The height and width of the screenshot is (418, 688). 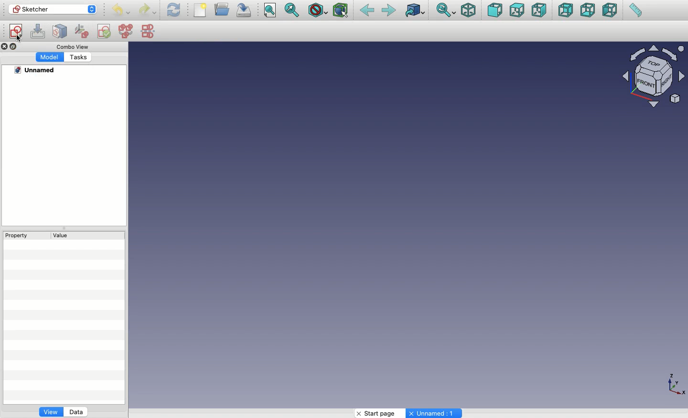 What do you see at coordinates (415, 10) in the screenshot?
I see `Go to linked object` at bounding box center [415, 10].